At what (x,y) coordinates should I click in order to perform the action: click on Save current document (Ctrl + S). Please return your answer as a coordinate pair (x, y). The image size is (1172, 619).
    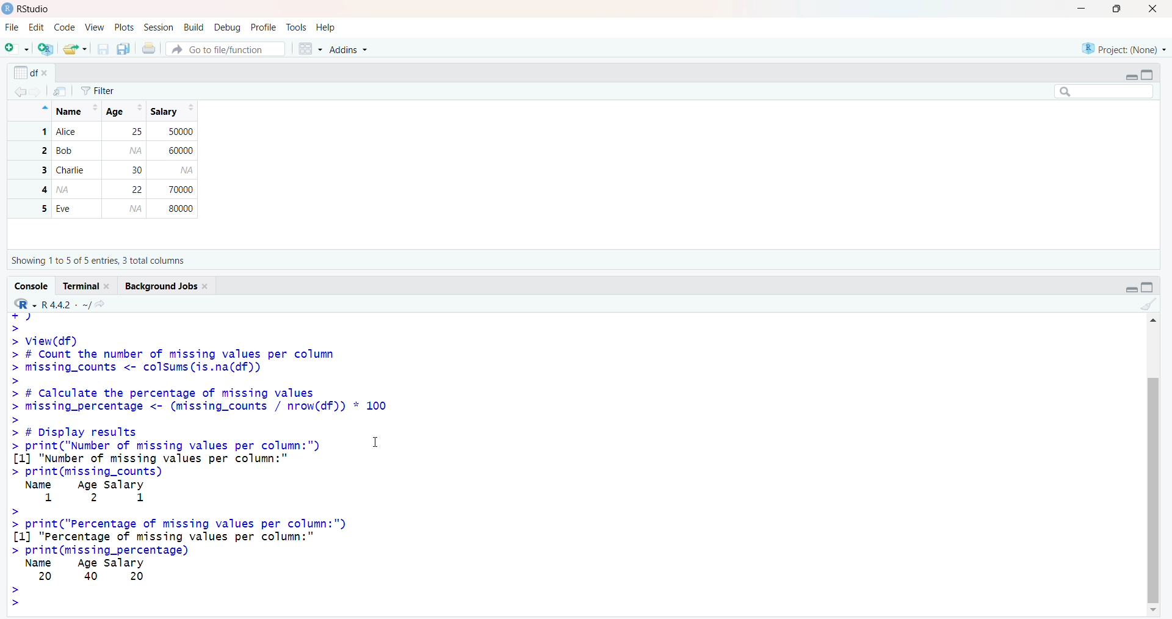
    Looking at the image, I should click on (102, 49).